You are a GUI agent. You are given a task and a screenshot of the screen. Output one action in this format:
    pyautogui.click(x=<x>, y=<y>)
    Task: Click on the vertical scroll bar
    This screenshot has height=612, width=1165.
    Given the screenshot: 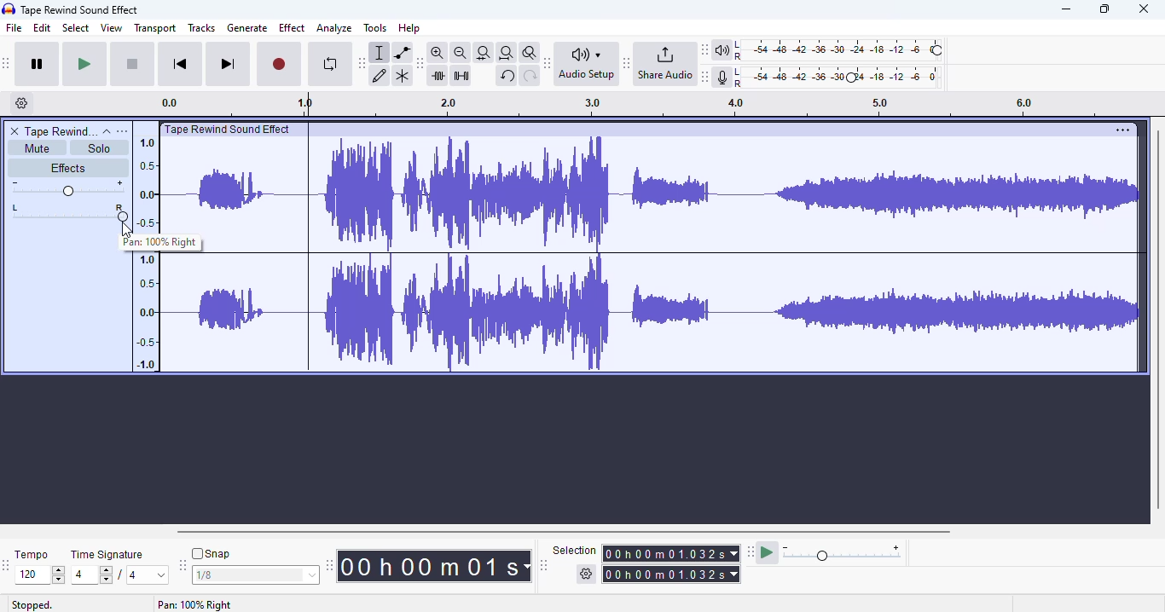 What is the action you would take?
    pyautogui.click(x=1157, y=319)
    